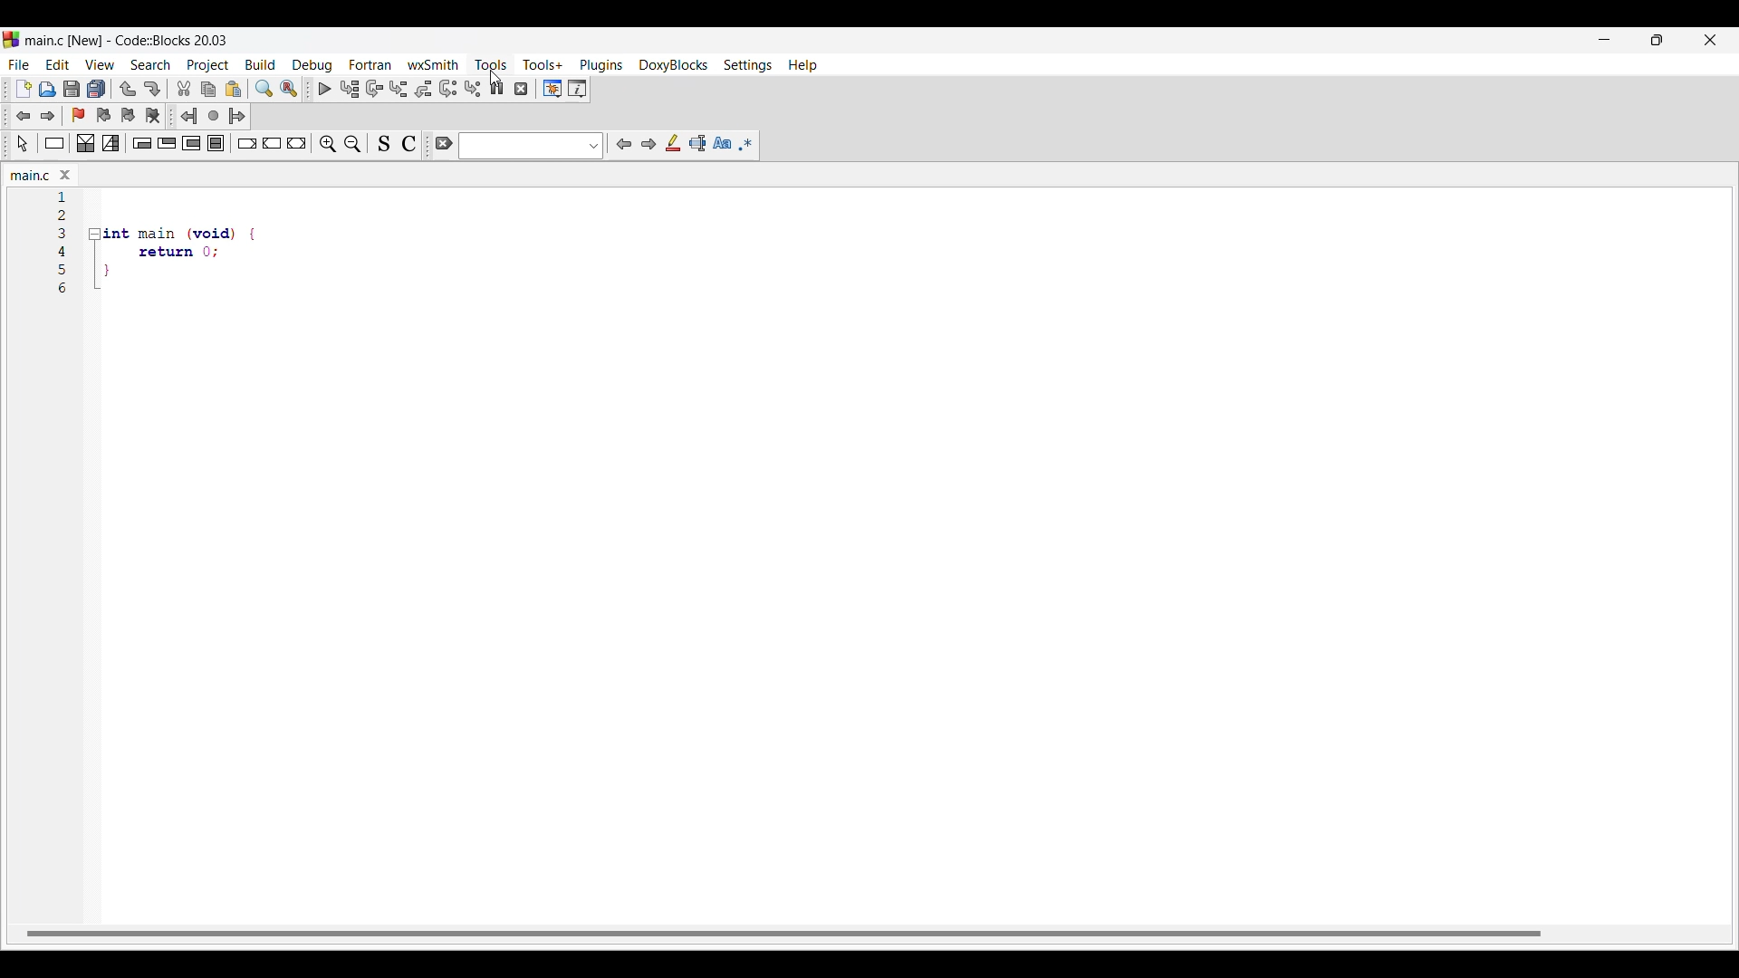  I want to click on Debug menu, so click(312, 65).